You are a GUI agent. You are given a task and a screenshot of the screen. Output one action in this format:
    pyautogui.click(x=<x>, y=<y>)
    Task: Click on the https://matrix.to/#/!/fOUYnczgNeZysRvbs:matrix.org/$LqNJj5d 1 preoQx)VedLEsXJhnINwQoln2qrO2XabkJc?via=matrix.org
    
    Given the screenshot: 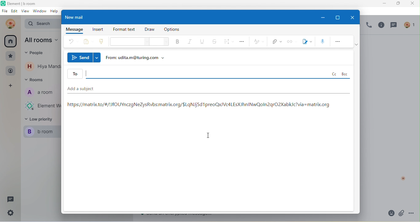 What is the action you would take?
    pyautogui.click(x=200, y=105)
    